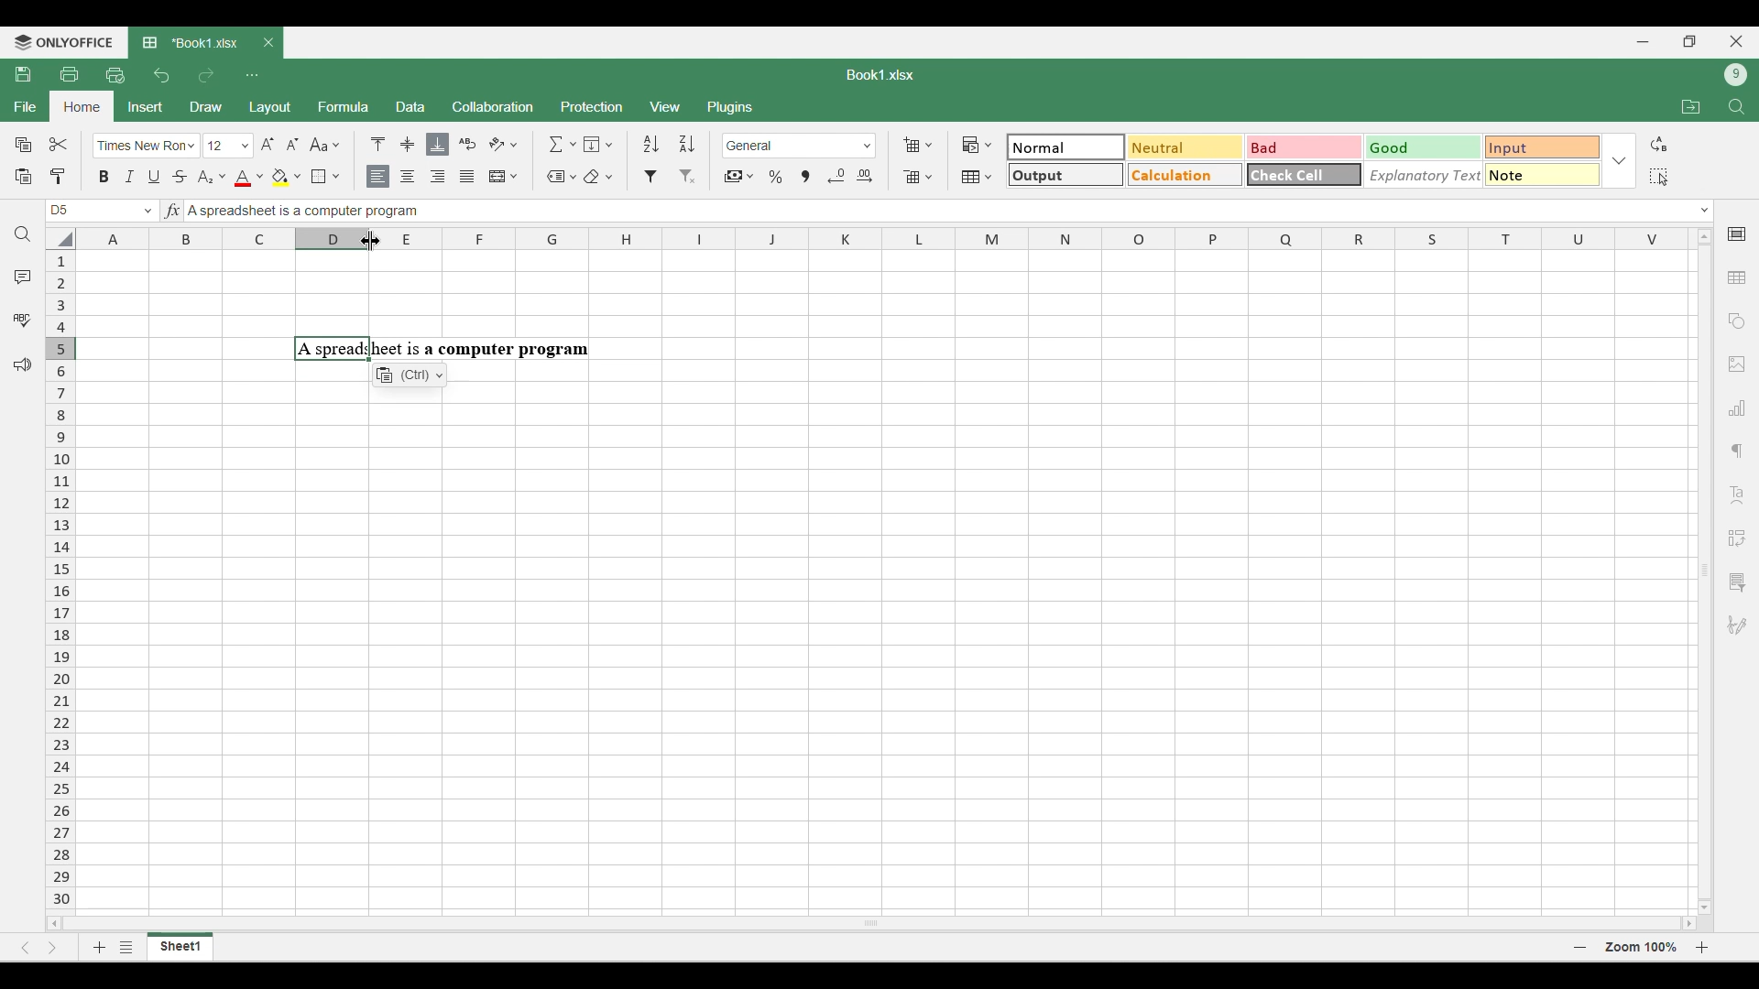  I want to click on Change cell, so click(148, 211).